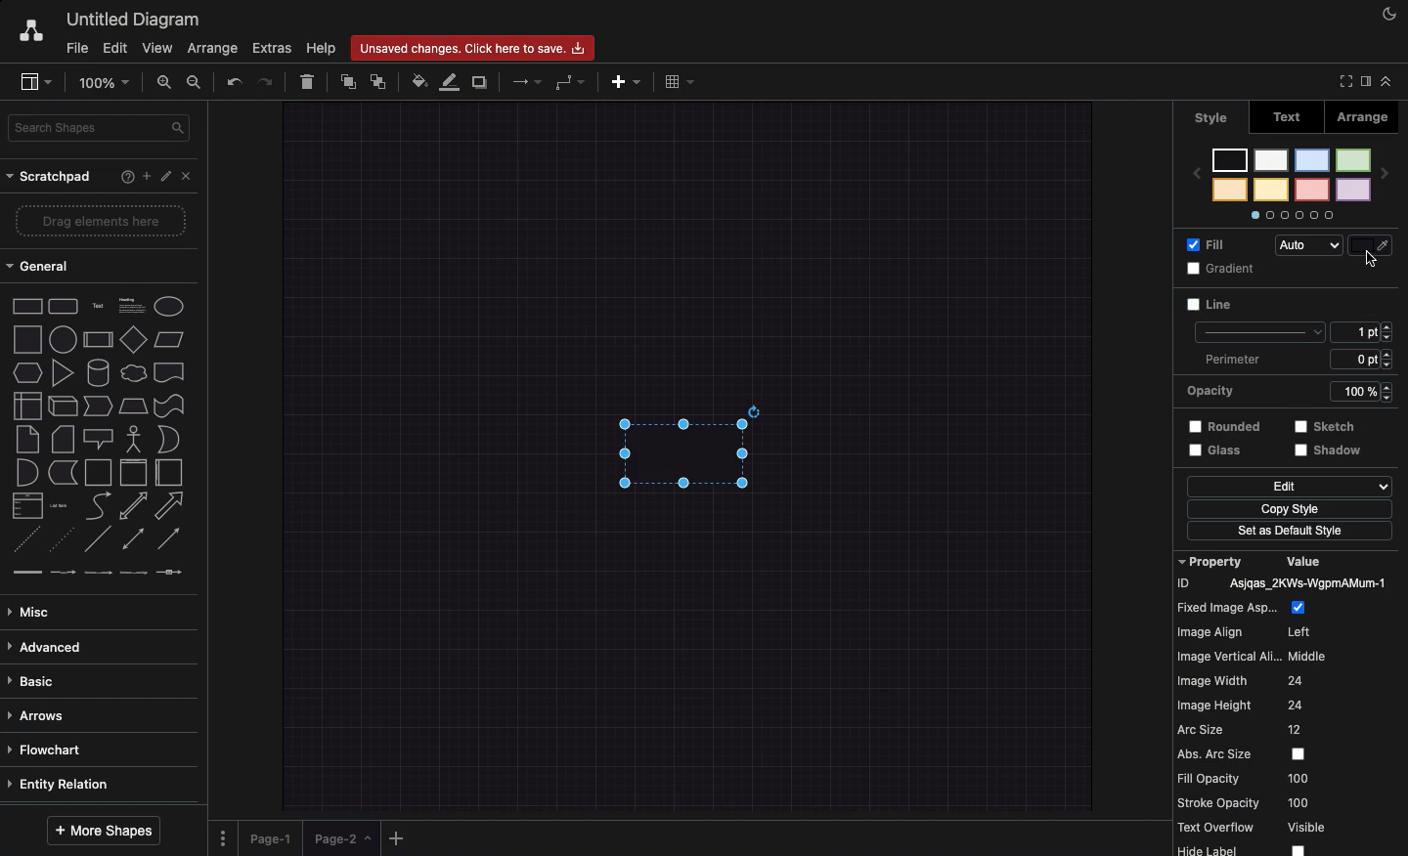  Describe the element at coordinates (97, 439) in the screenshot. I see `callout` at that location.